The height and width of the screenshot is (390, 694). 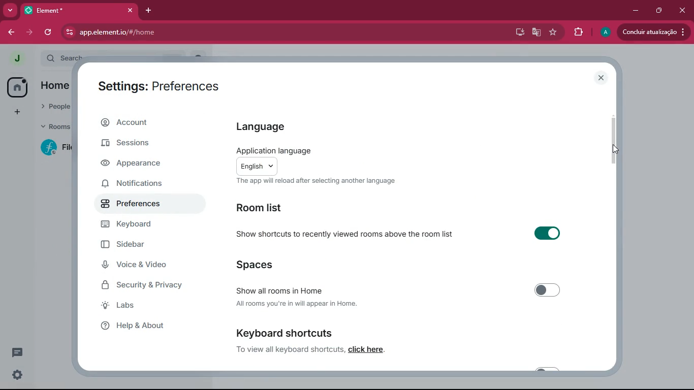 What do you see at coordinates (615, 150) in the screenshot?
I see `cursor` at bounding box center [615, 150].